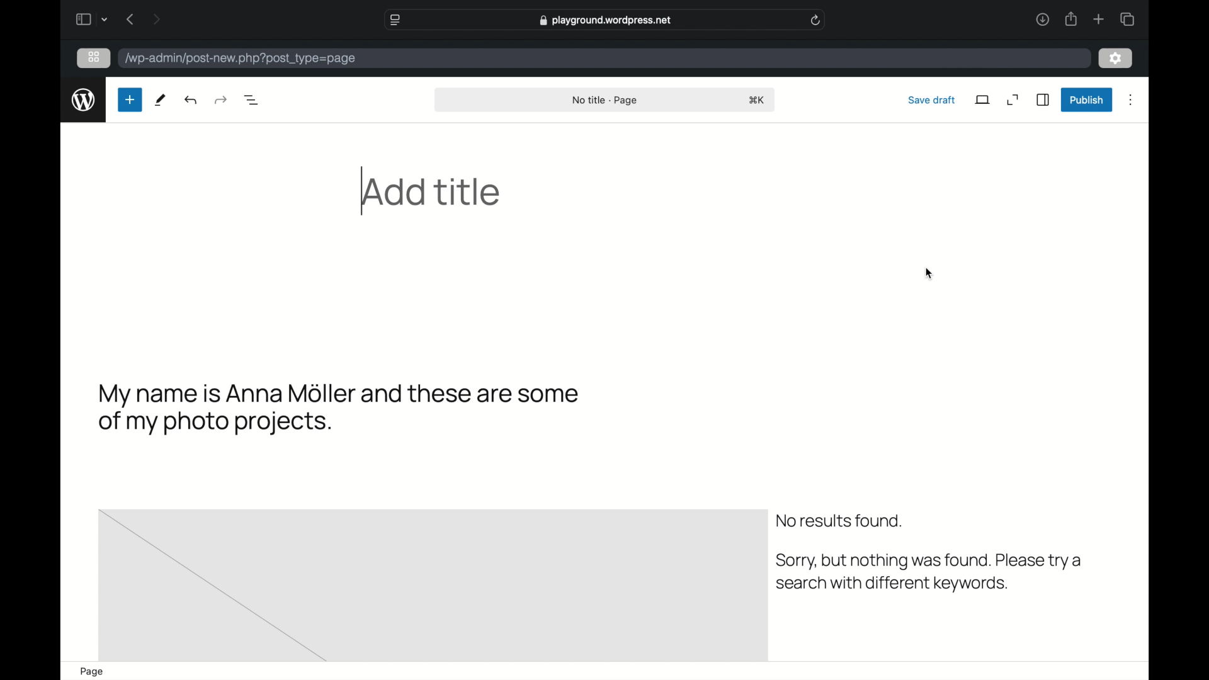  I want to click on wordpress, so click(83, 100).